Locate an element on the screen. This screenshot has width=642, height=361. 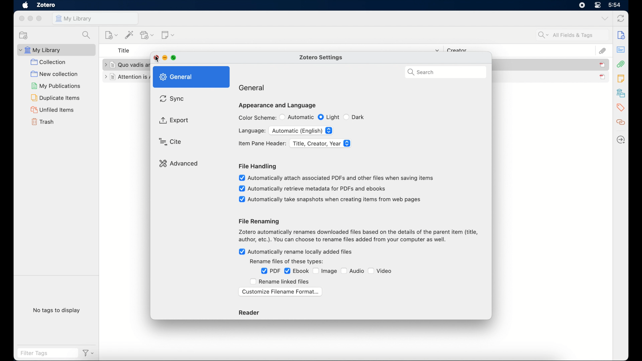
pdf is located at coordinates (271, 271).